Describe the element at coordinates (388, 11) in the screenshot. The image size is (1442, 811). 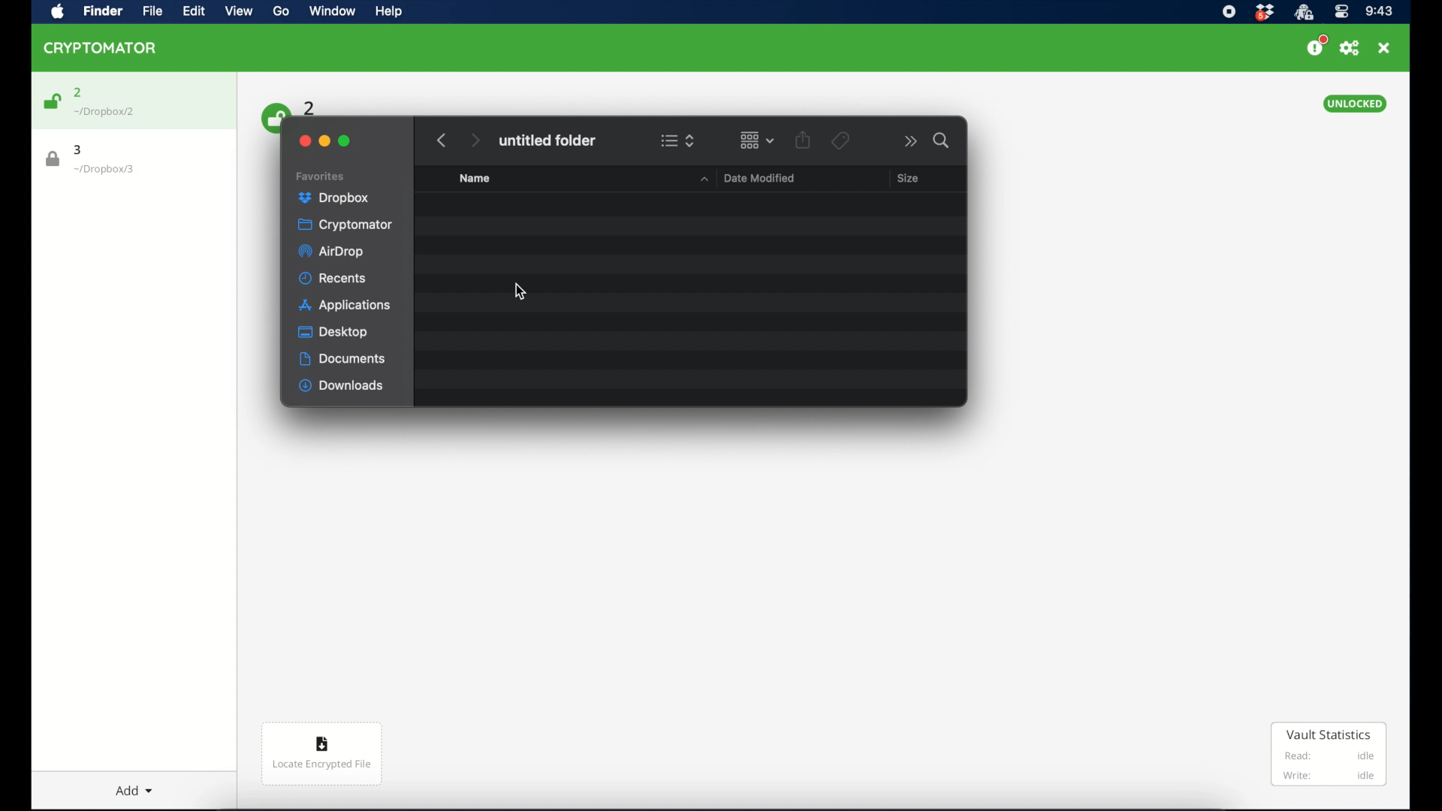
I see `help` at that location.